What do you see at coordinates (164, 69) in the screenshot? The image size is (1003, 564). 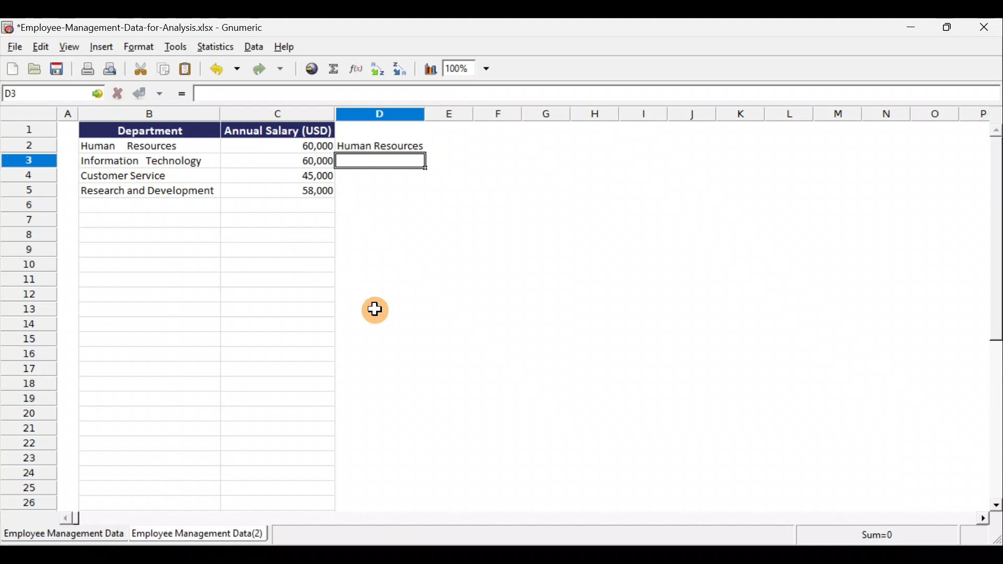 I see `Copy the selection` at bounding box center [164, 69].